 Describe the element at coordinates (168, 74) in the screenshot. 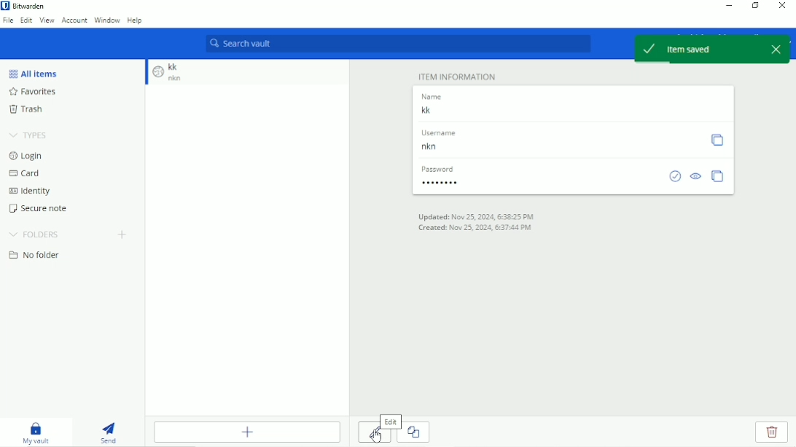

I see `Item` at that location.